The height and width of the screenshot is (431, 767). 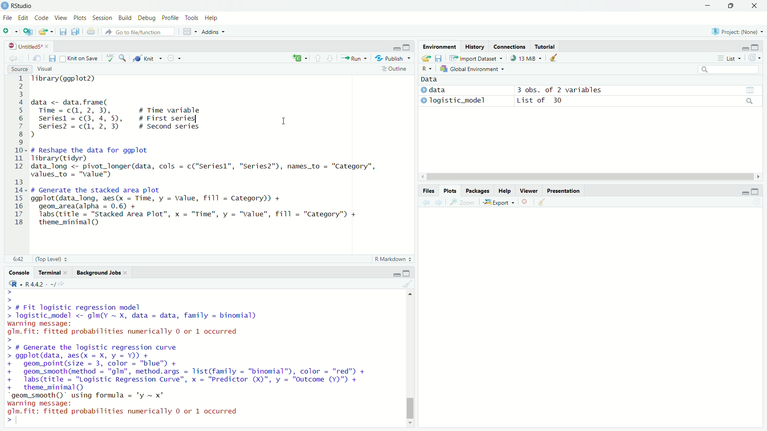 I want to click on minimise, so click(x=742, y=48).